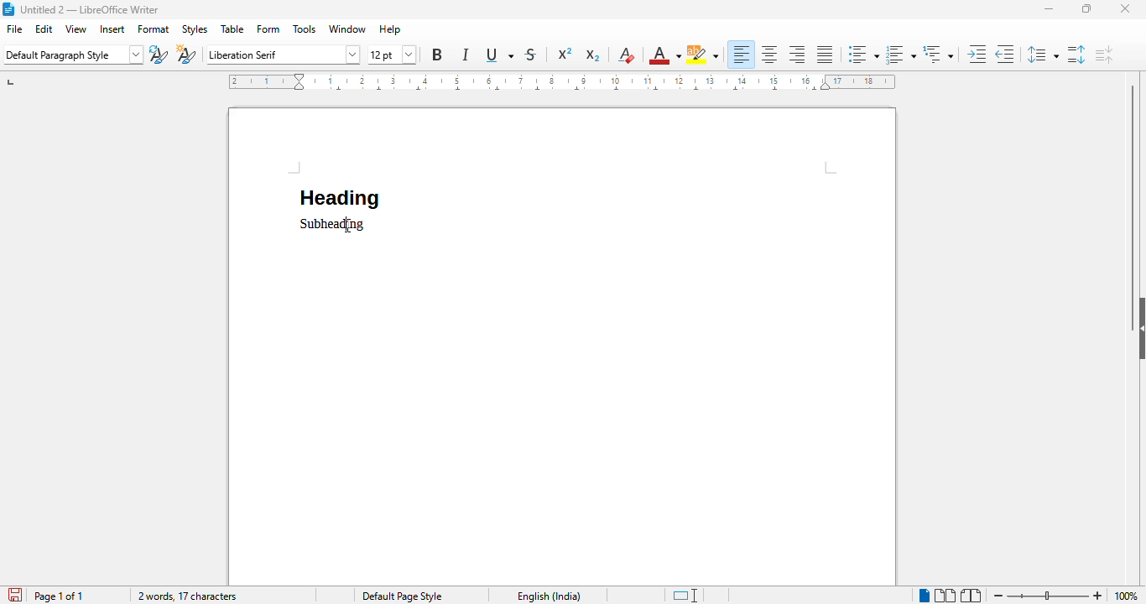  What do you see at coordinates (59, 596) in the screenshot?
I see `page 1 of 1` at bounding box center [59, 596].